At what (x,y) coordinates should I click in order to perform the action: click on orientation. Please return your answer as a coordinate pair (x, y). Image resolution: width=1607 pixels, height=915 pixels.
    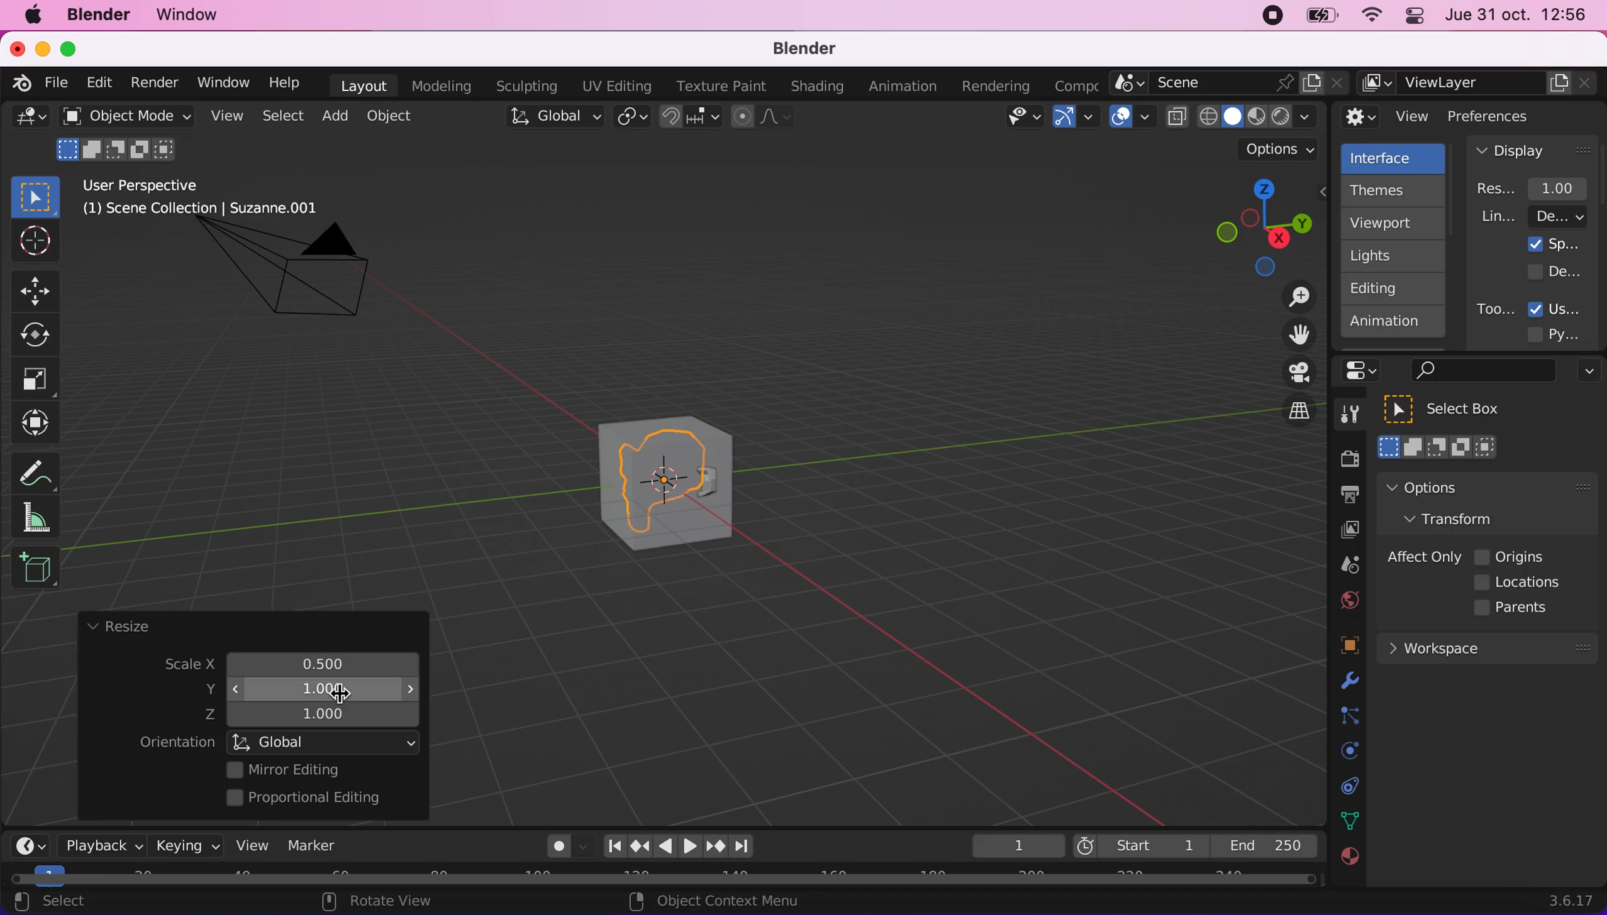
    Looking at the image, I should click on (177, 743).